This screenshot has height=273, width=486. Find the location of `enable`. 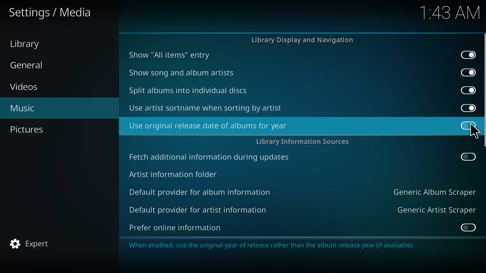

enable is located at coordinates (467, 227).